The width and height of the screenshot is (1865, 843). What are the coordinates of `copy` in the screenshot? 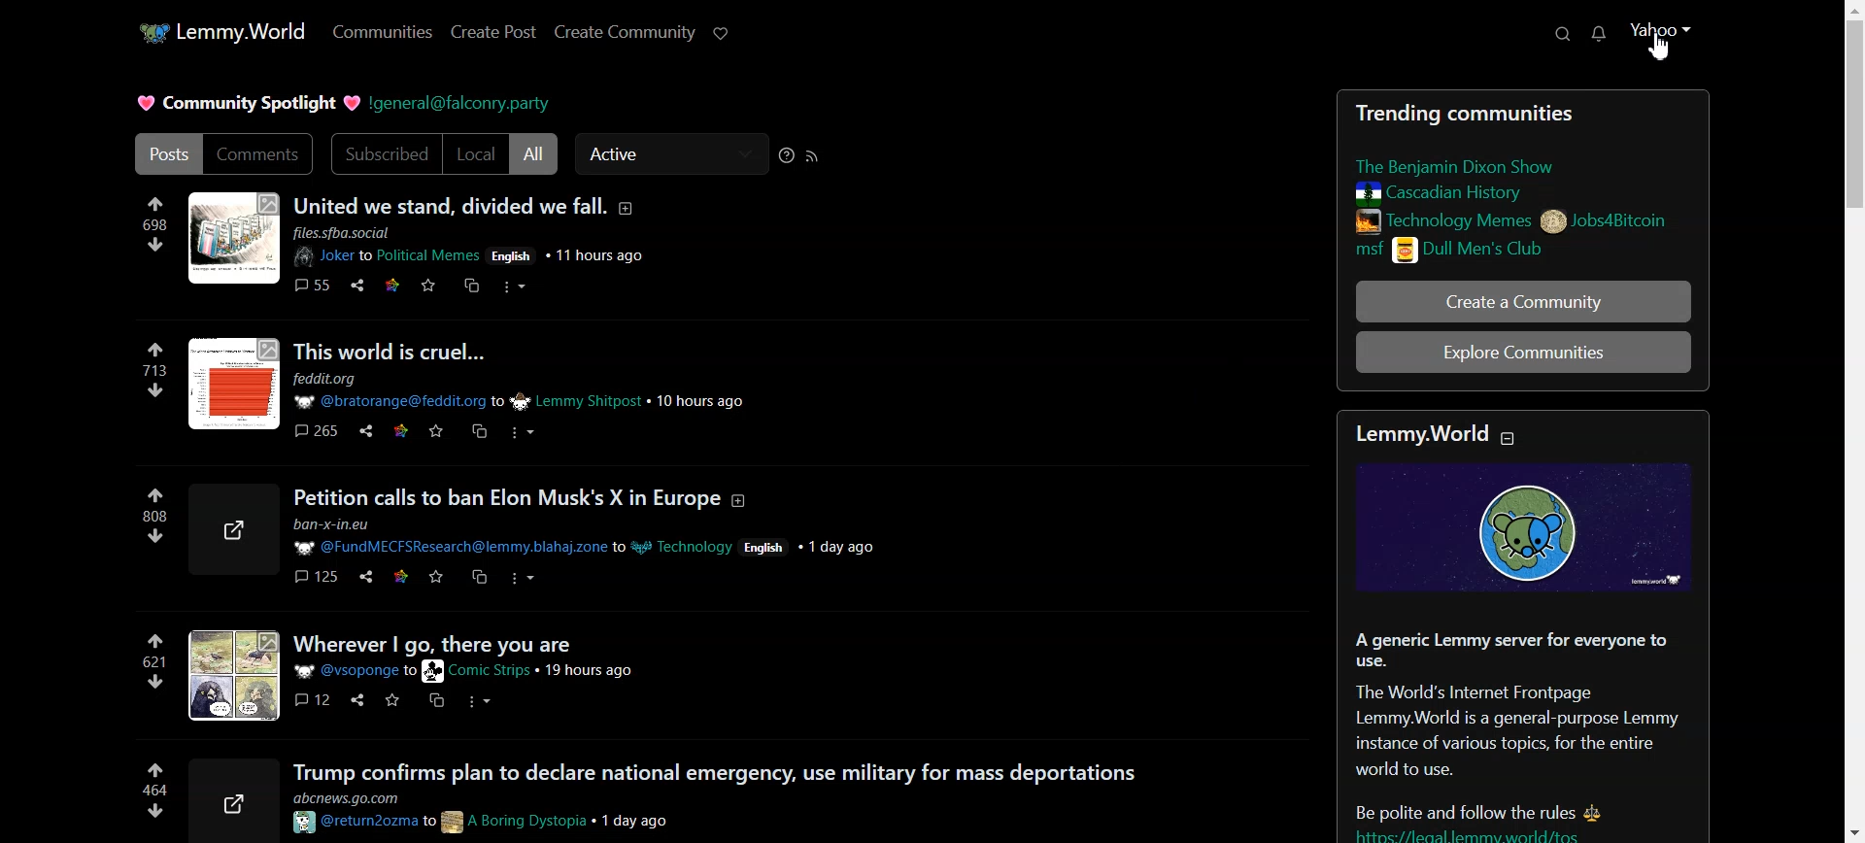 It's located at (435, 708).